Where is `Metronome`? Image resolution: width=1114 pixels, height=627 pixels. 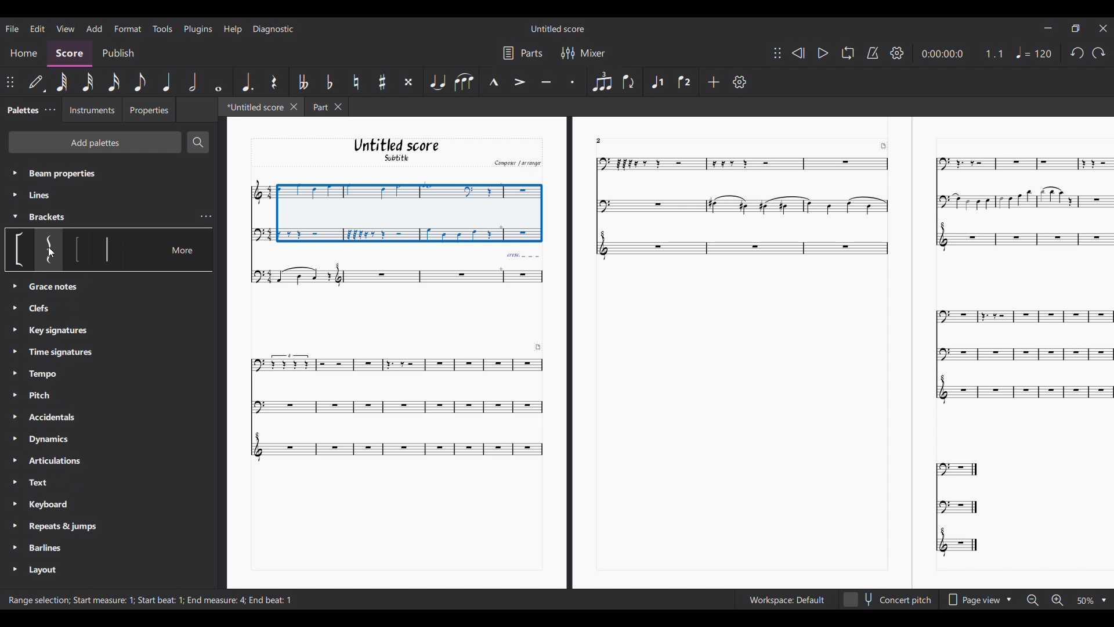 Metronome is located at coordinates (873, 53).